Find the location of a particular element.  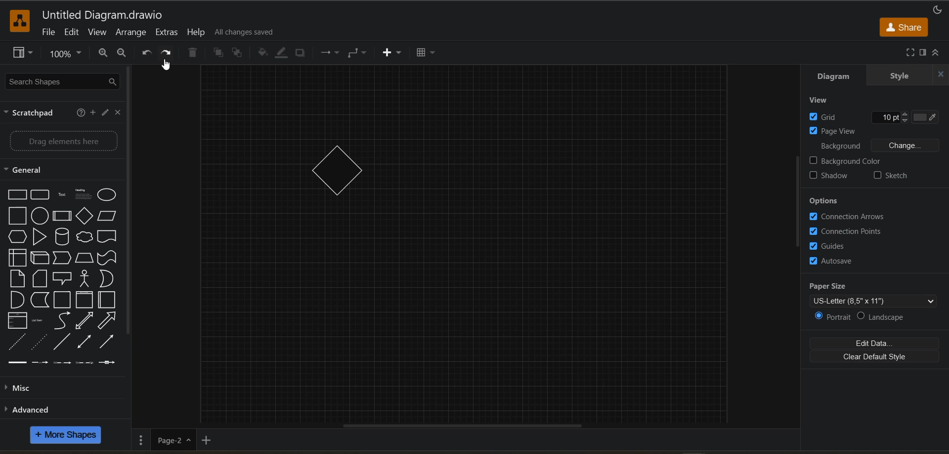

background color is located at coordinates (849, 161).